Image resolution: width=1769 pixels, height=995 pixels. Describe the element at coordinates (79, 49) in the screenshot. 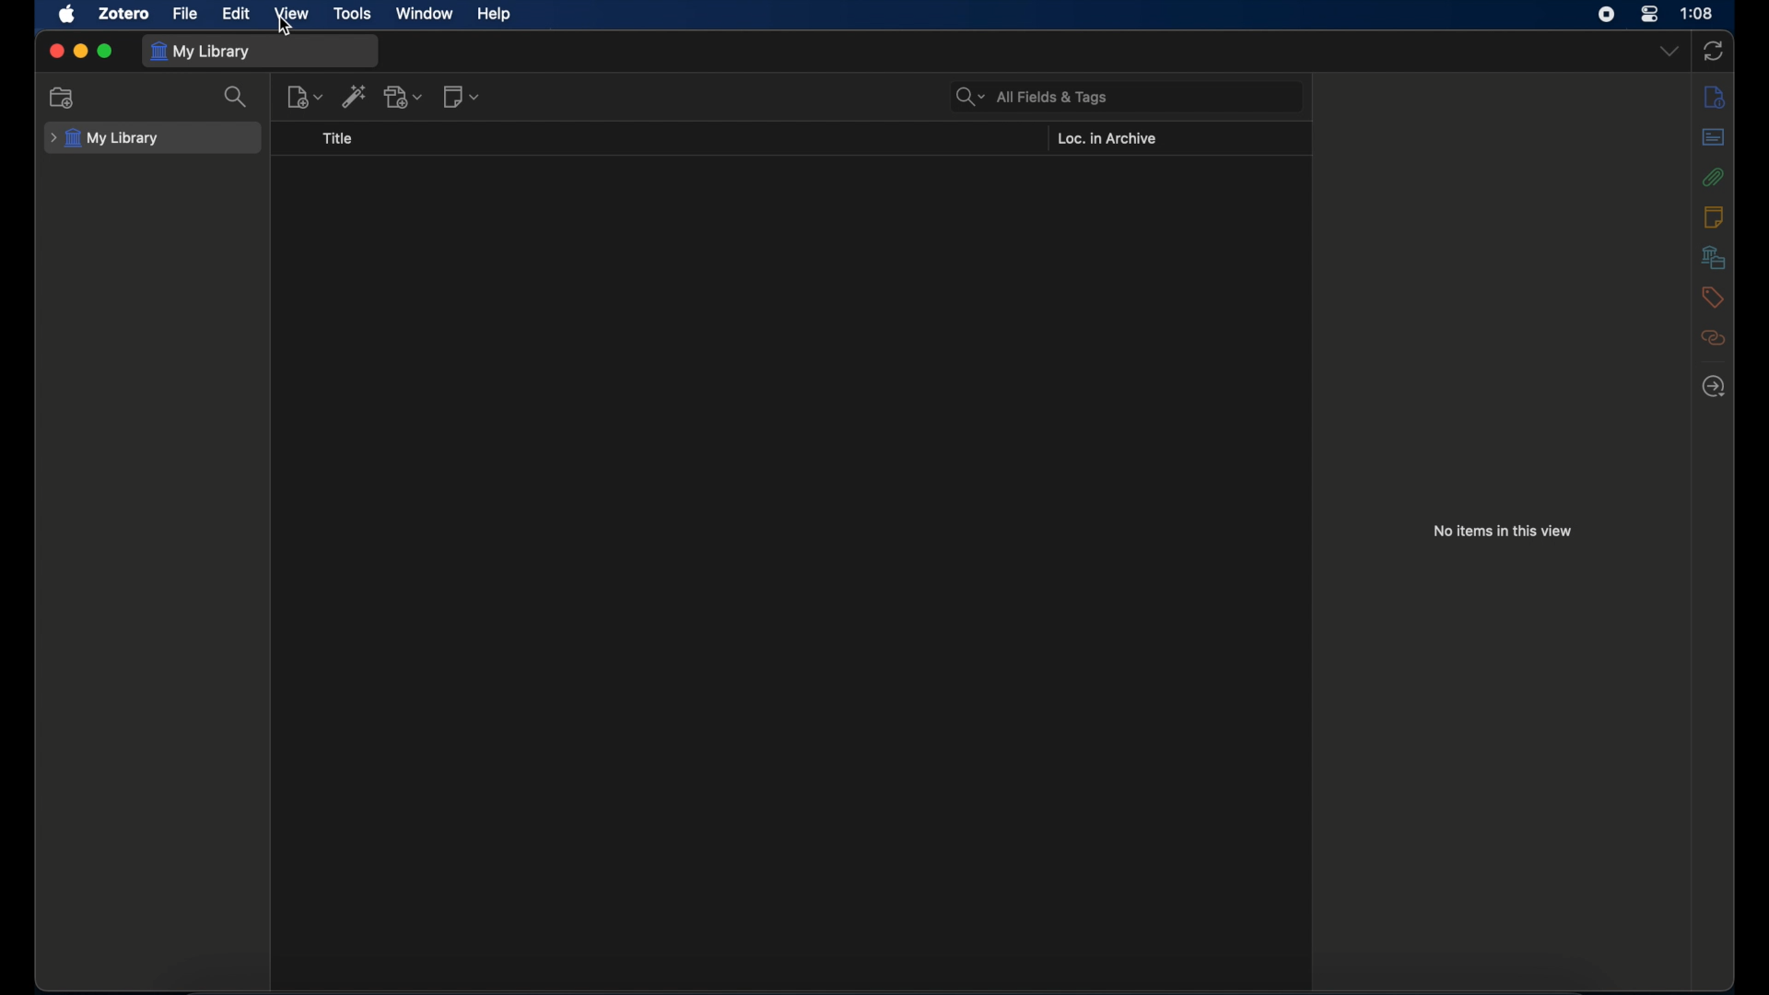

I see `minimize` at that location.